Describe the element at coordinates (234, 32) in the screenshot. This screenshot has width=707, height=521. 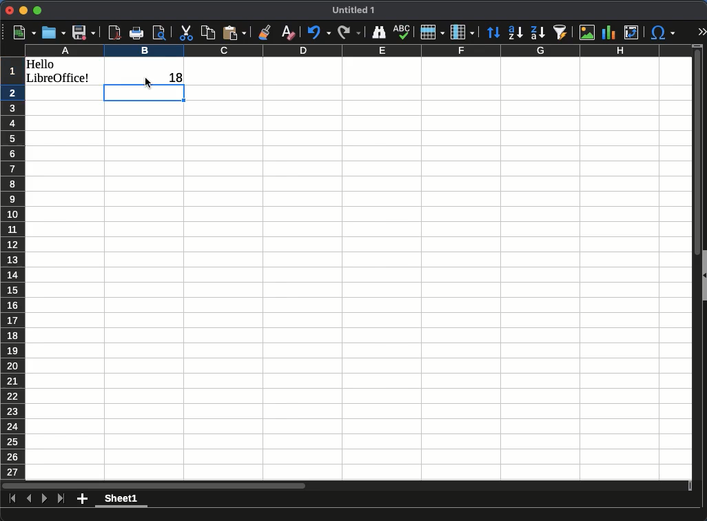
I see `paste` at that location.